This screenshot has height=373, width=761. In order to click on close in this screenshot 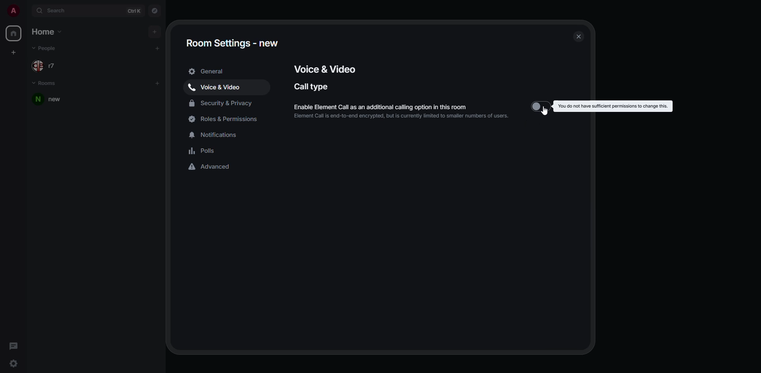, I will do `click(579, 37)`.